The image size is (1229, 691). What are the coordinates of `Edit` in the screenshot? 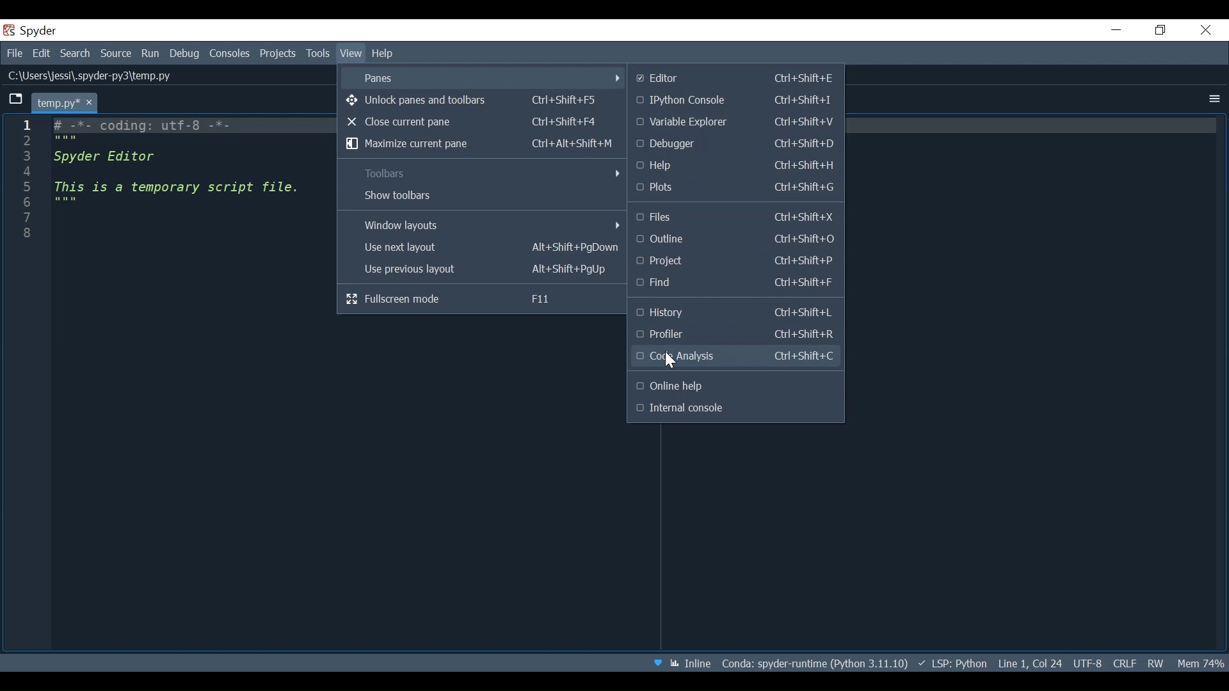 It's located at (41, 52).